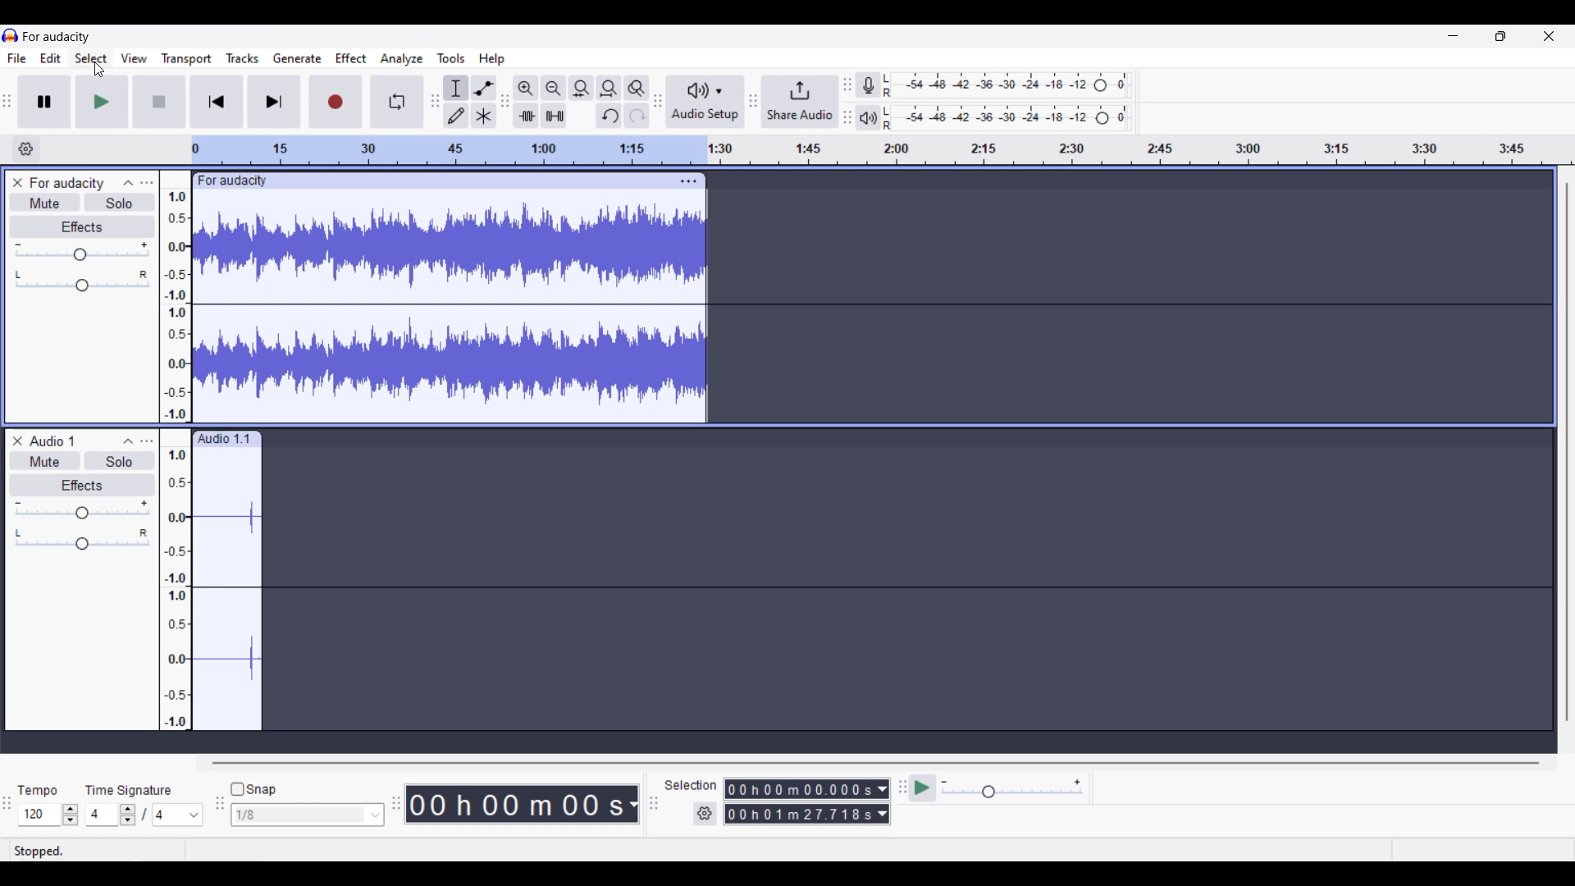  What do you see at coordinates (923, 788) in the screenshot?
I see `play at speed` at bounding box center [923, 788].